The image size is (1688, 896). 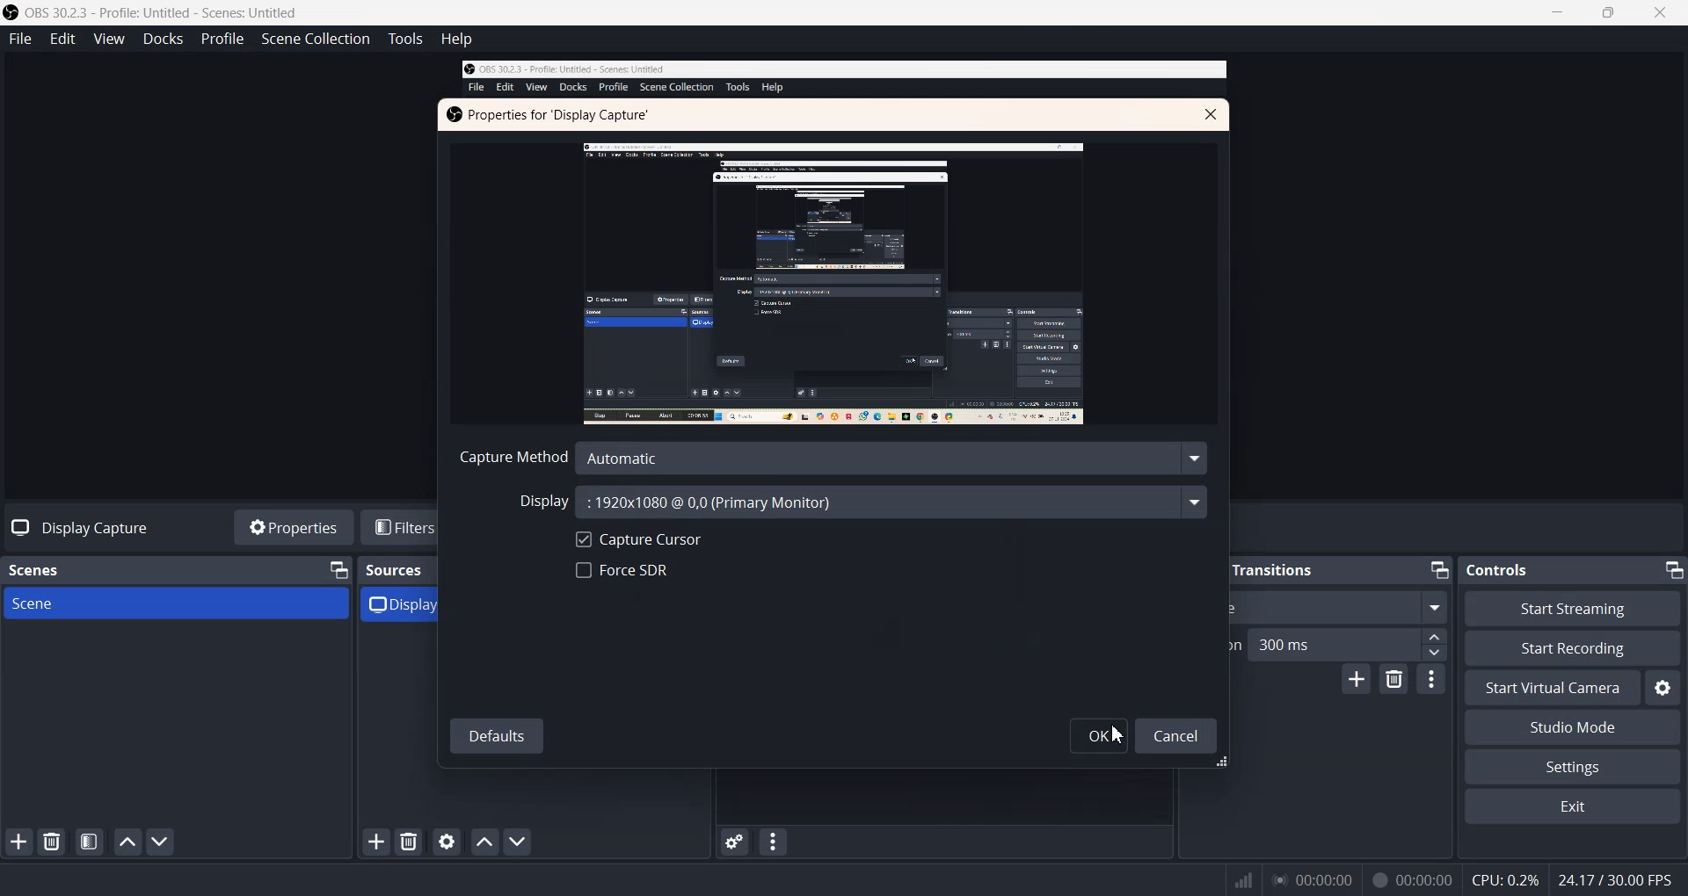 What do you see at coordinates (1394, 680) in the screenshot?
I see `Remove configurable Transition` at bounding box center [1394, 680].